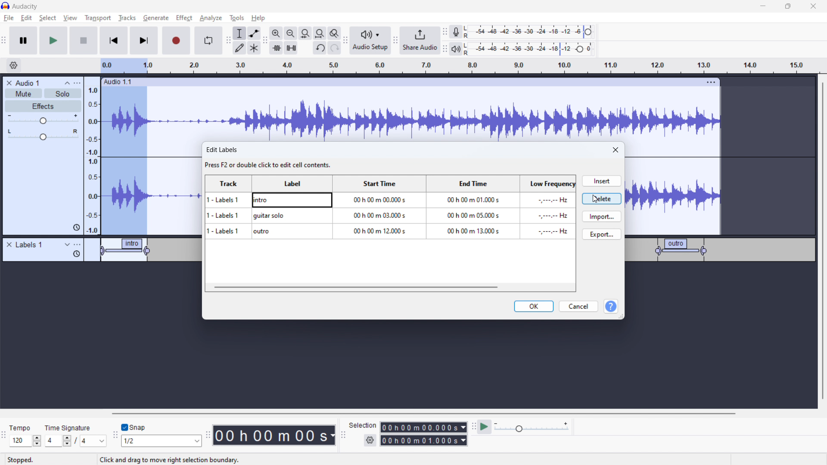 This screenshot has width=827, height=465. Describe the element at coordinates (274, 434) in the screenshot. I see `timestamp` at that location.